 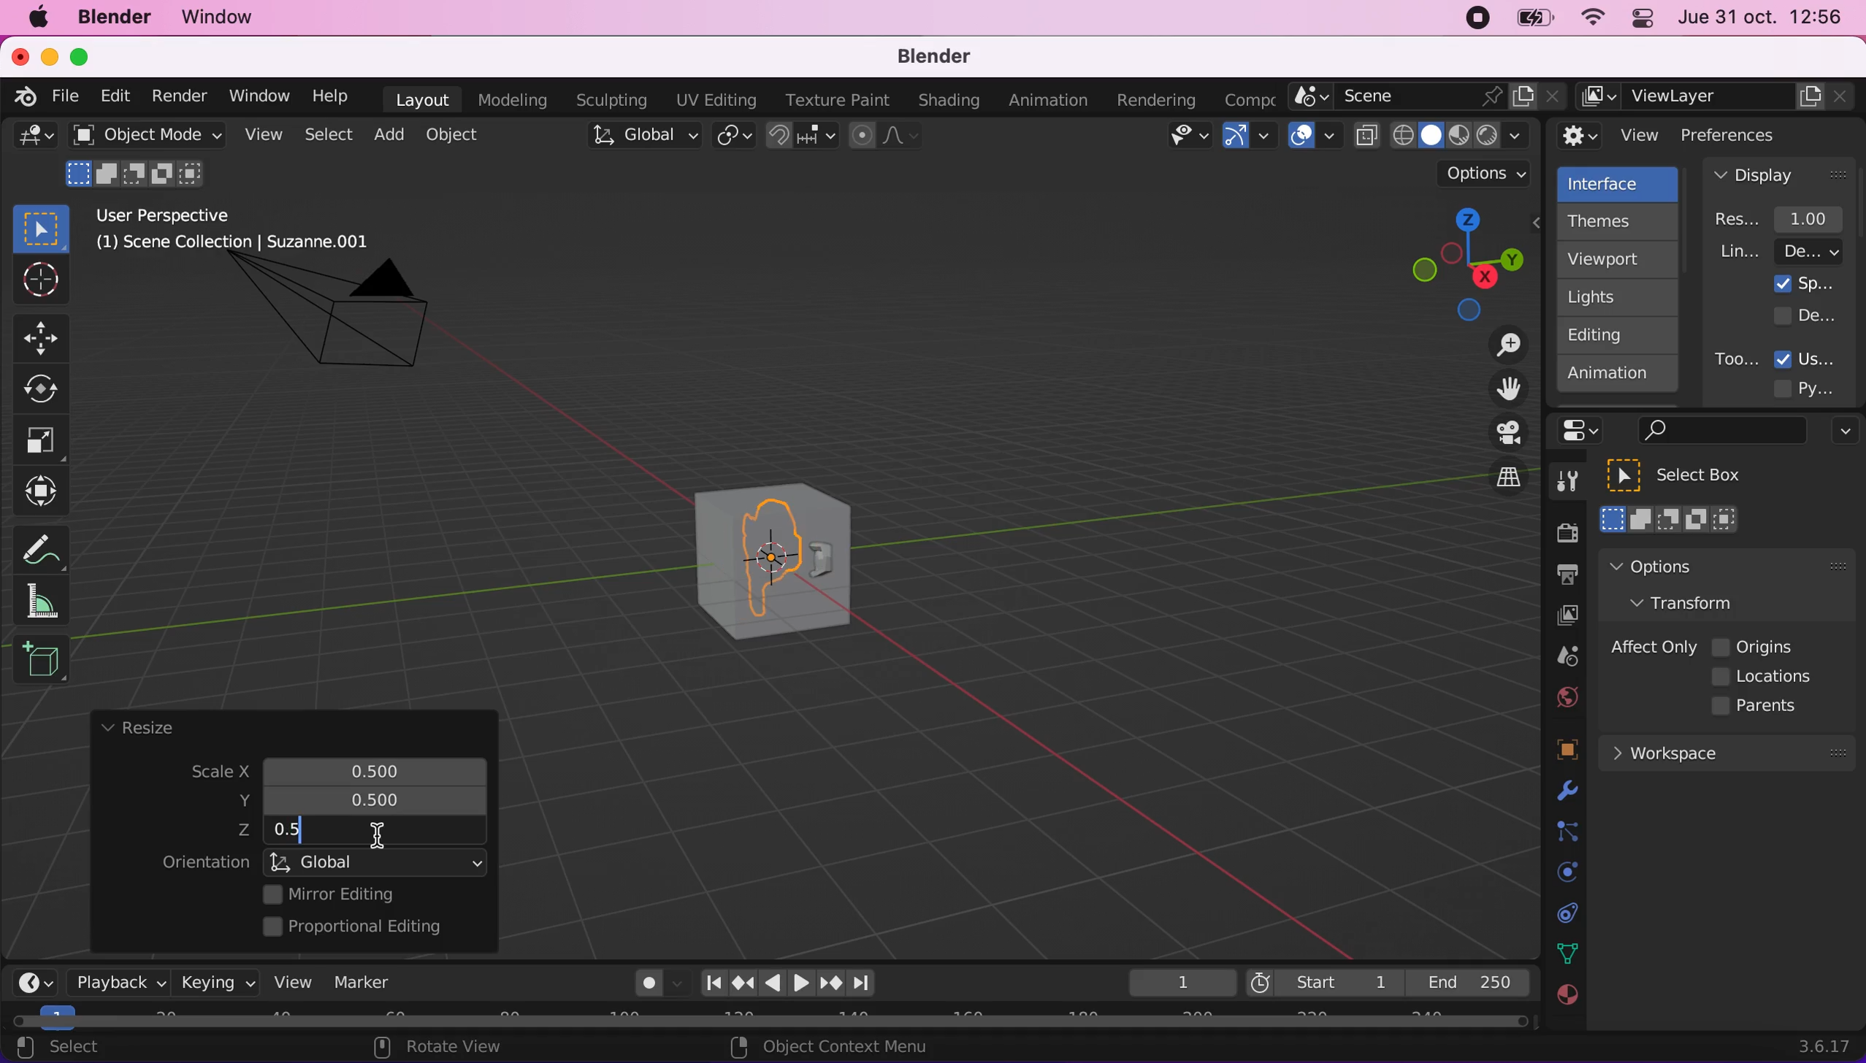 What do you see at coordinates (1693, 475) in the screenshot?
I see `select box` at bounding box center [1693, 475].